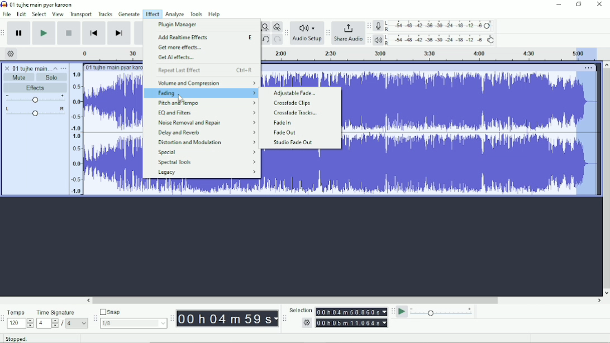 Image resolution: width=610 pixels, height=343 pixels. What do you see at coordinates (295, 93) in the screenshot?
I see `Adjustable Fade` at bounding box center [295, 93].